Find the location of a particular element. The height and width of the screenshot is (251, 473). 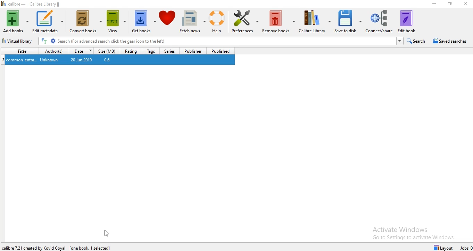

Author(s) is located at coordinates (55, 51).